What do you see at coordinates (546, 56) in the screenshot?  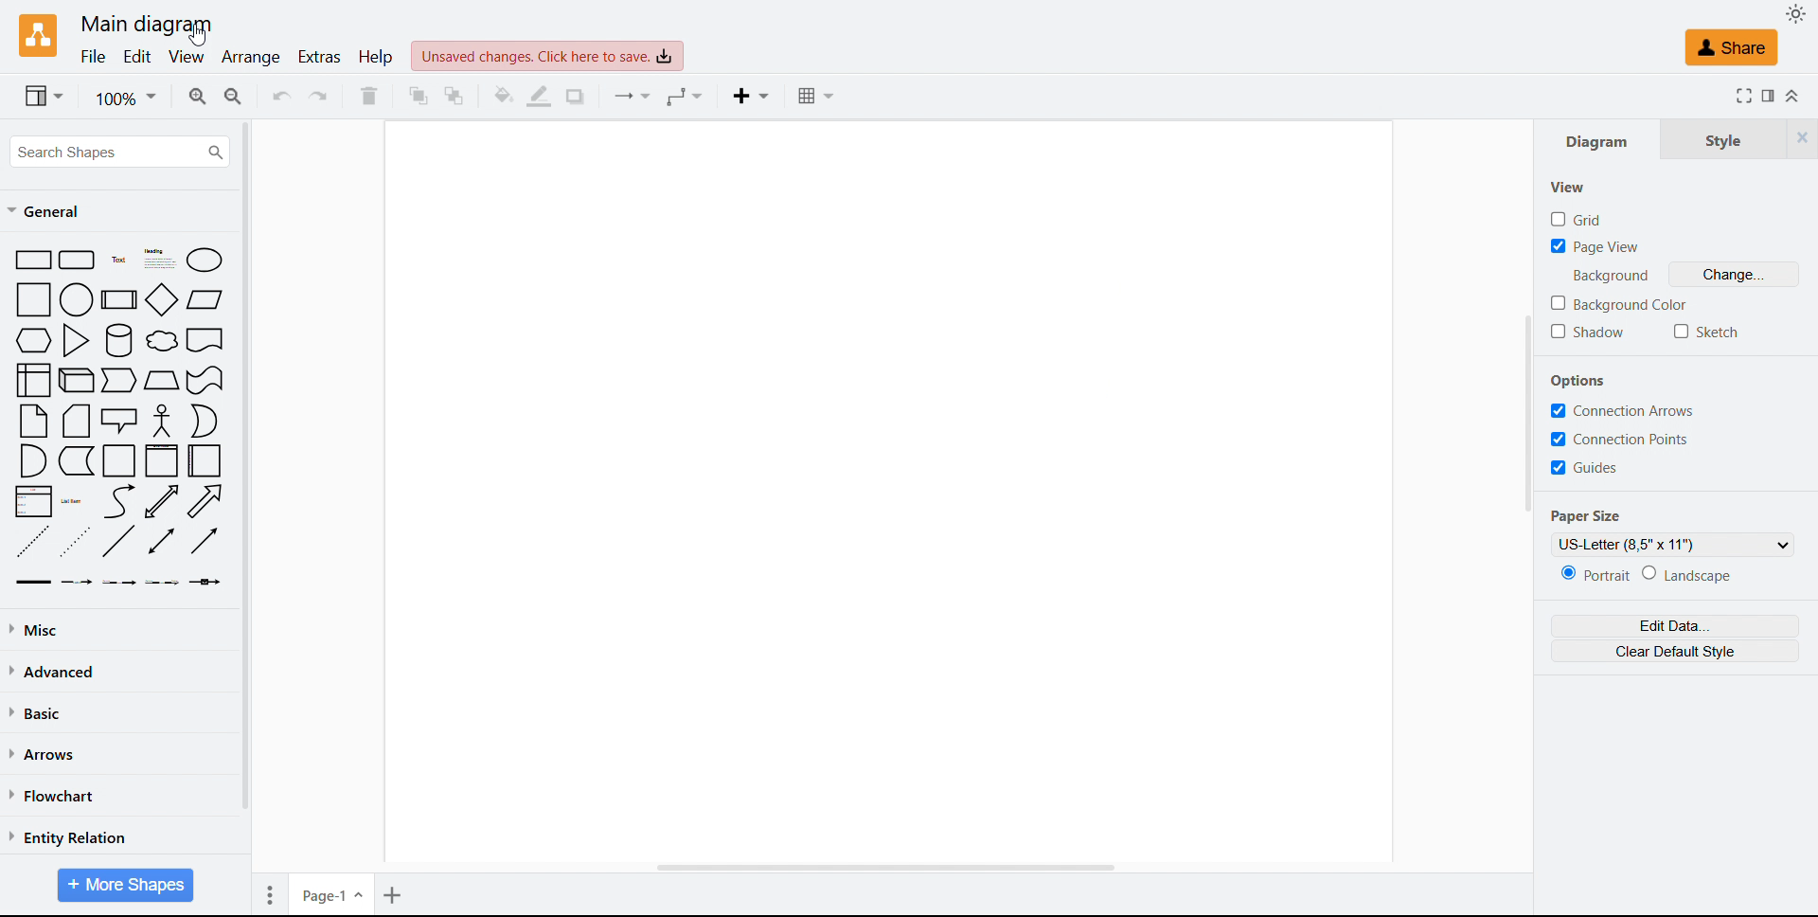 I see `Unsaved changes click here to save ` at bounding box center [546, 56].